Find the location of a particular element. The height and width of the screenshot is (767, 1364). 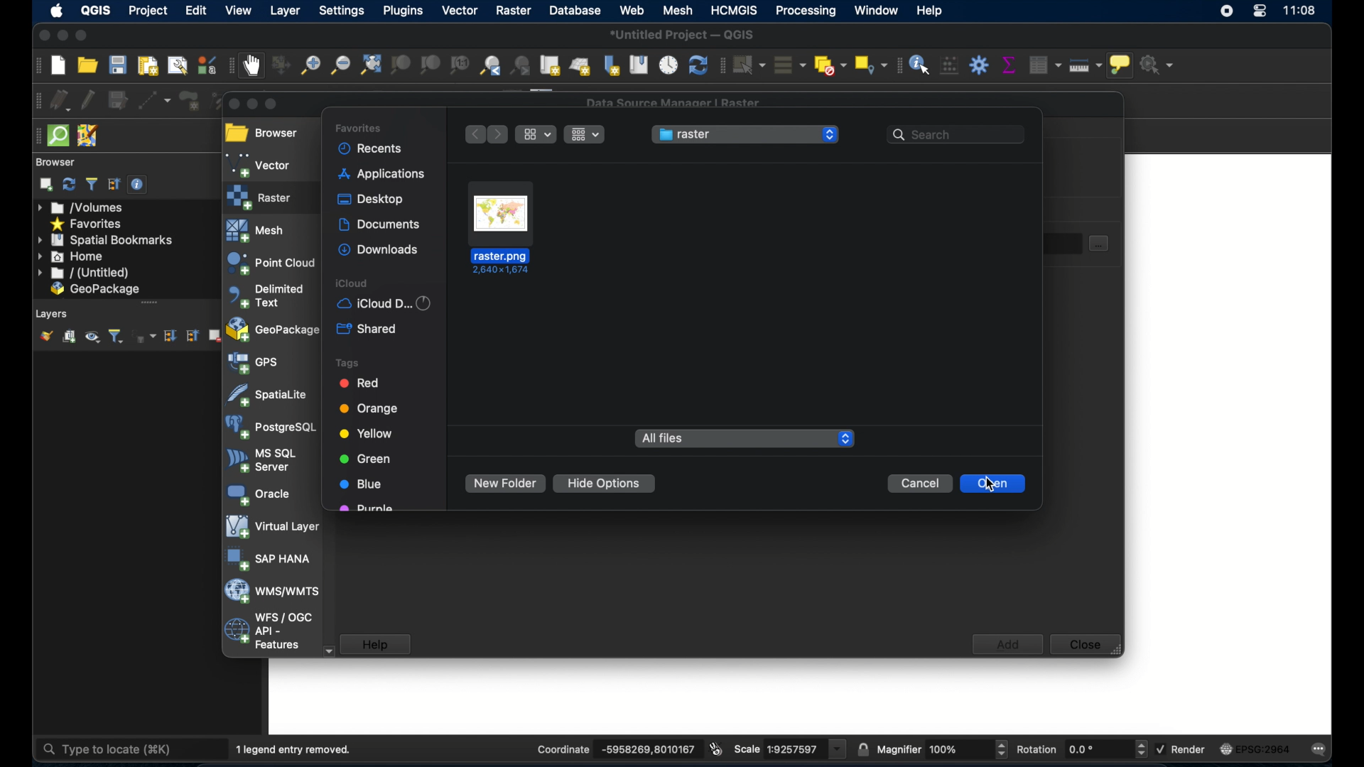

show layout manager is located at coordinates (175, 66).